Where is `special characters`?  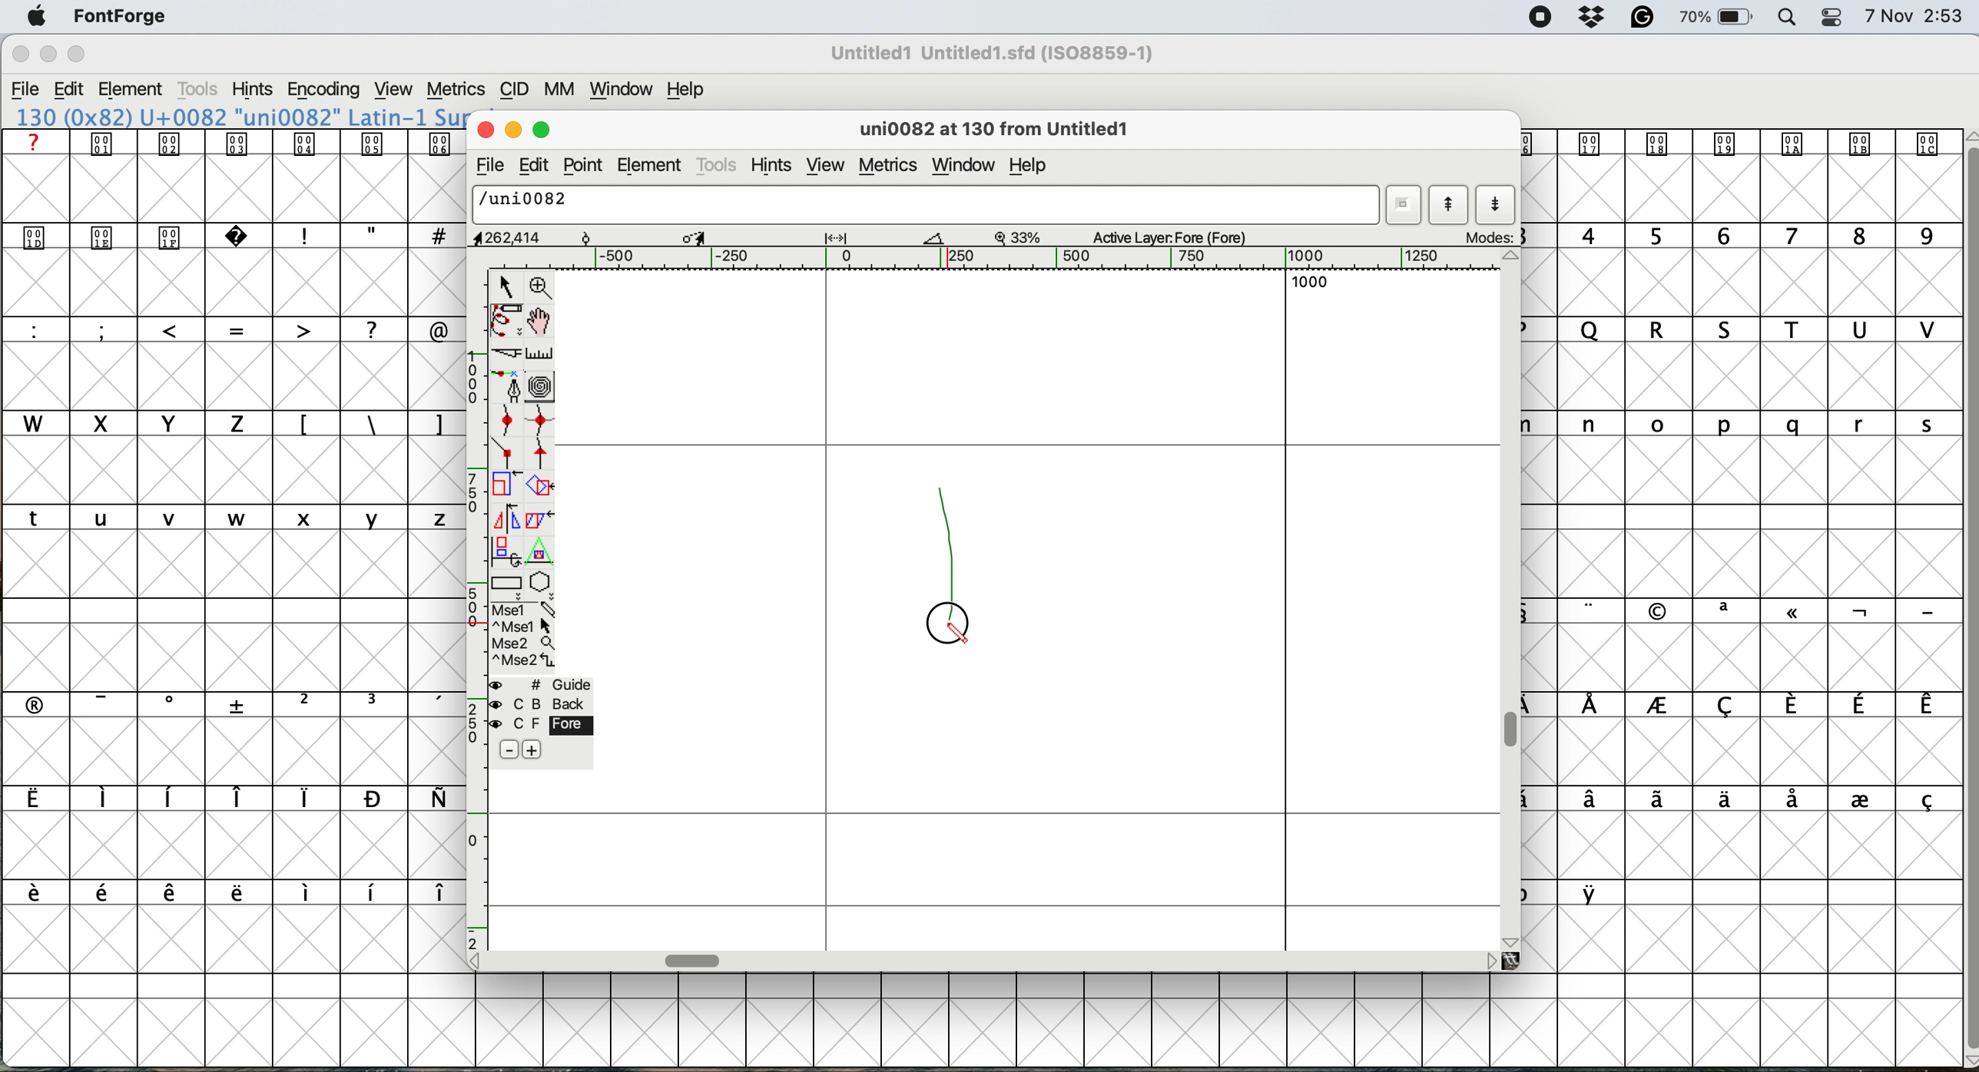 special characters is located at coordinates (224, 704).